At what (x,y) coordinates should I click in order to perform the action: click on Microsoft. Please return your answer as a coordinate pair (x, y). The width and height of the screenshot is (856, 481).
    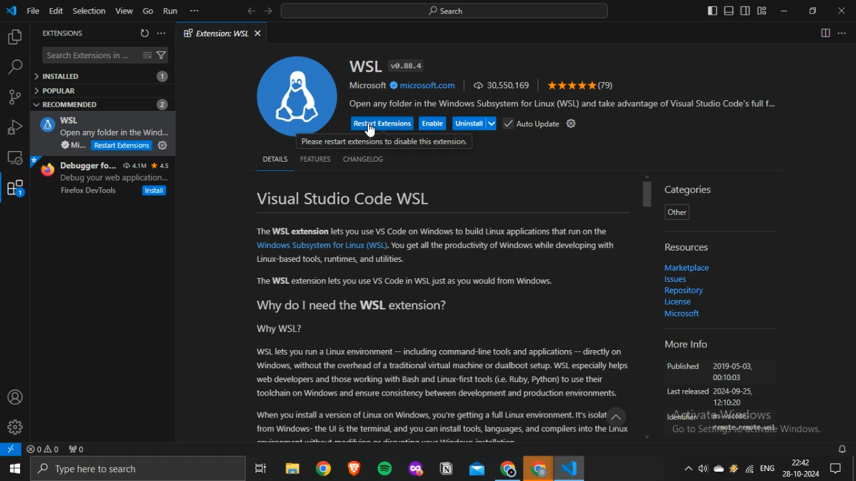
    Looking at the image, I should click on (682, 313).